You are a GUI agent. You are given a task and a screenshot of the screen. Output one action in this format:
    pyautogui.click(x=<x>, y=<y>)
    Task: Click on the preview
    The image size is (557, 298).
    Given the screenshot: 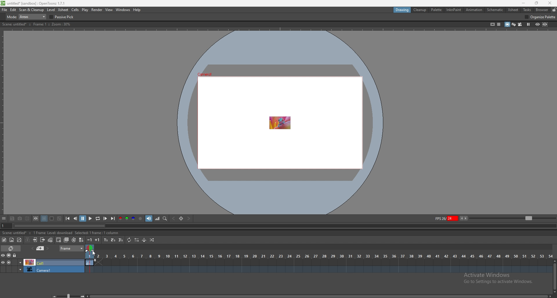 What is the action you would take?
    pyautogui.click(x=538, y=24)
    